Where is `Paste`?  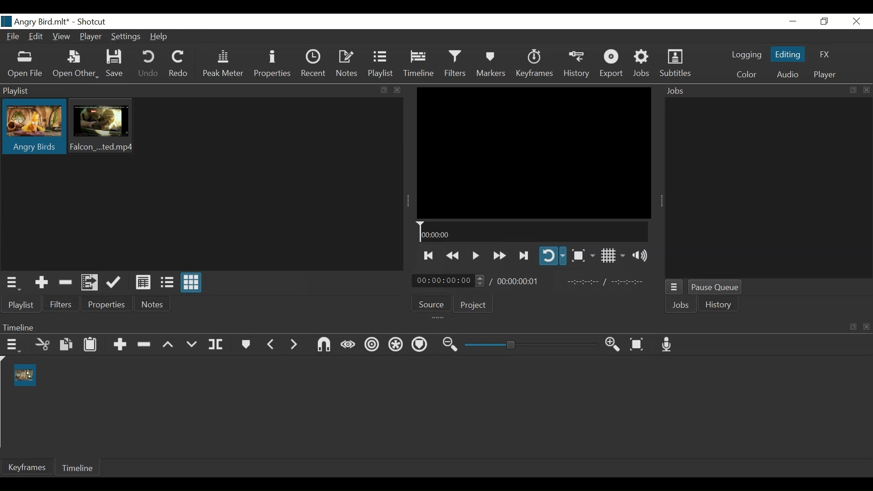 Paste is located at coordinates (90, 345).